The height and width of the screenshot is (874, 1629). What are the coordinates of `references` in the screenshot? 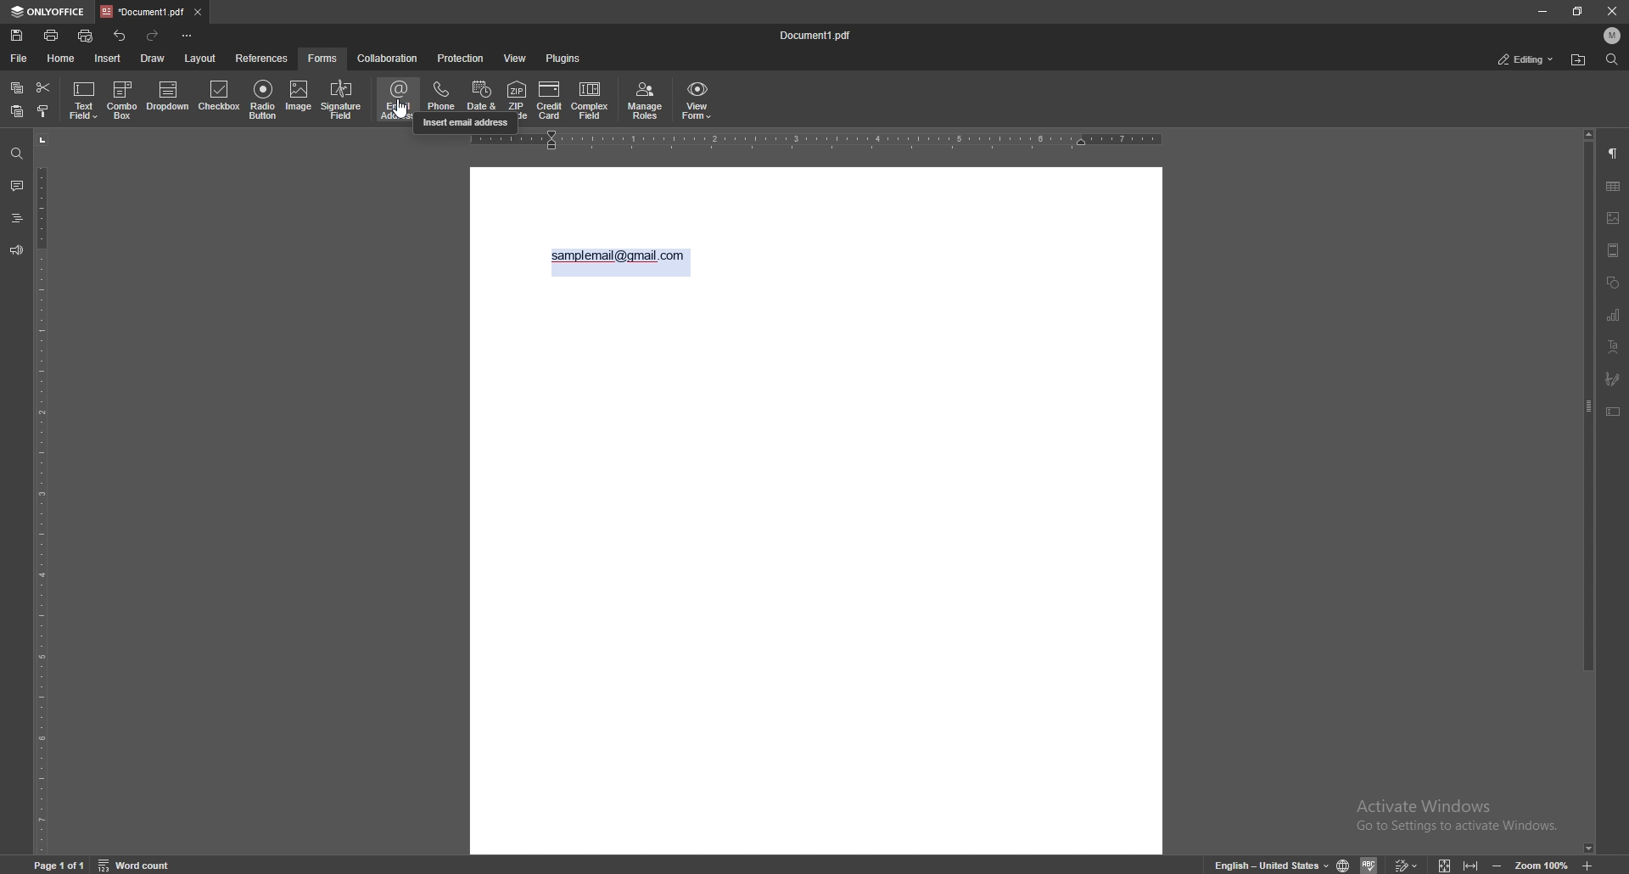 It's located at (262, 59).